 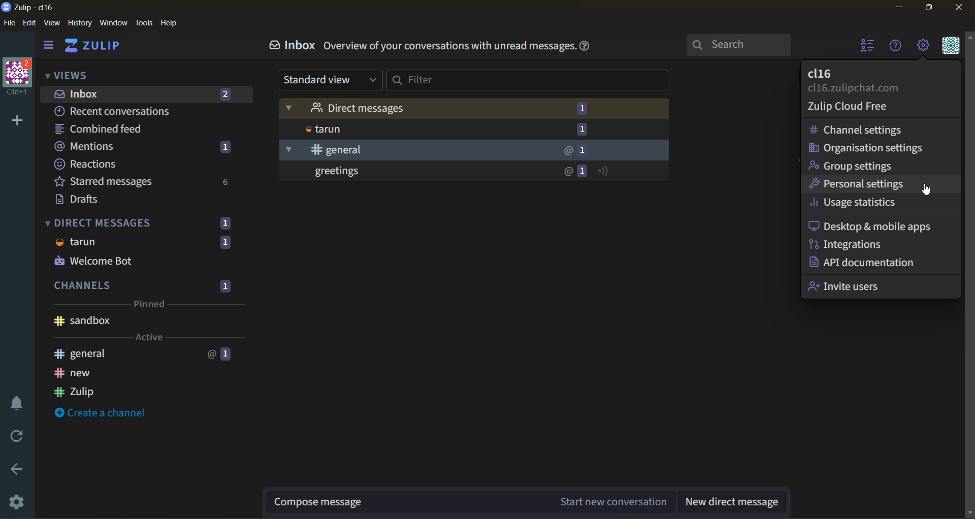 What do you see at coordinates (870, 131) in the screenshot?
I see `channel settings` at bounding box center [870, 131].